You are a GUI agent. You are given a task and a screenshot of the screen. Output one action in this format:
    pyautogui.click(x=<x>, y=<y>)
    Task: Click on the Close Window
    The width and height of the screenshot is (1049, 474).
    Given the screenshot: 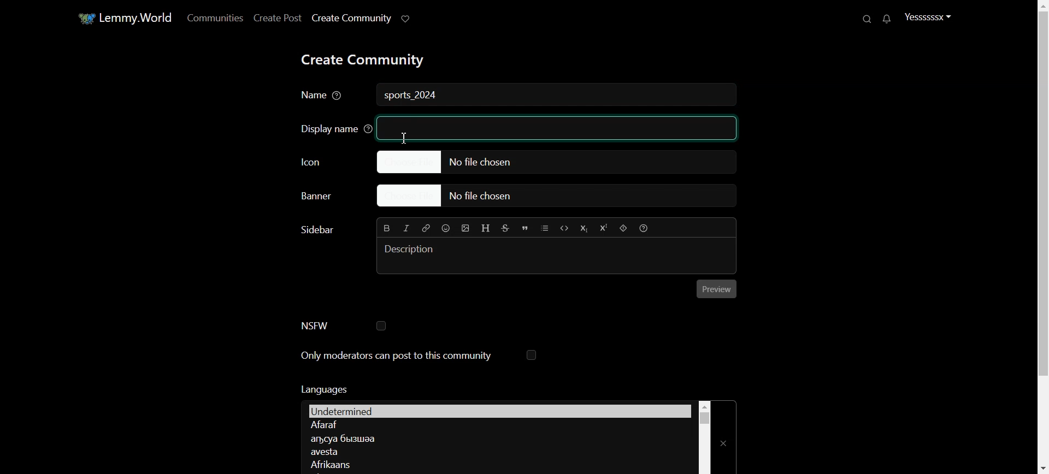 What is the action you would take?
    pyautogui.click(x=724, y=437)
    